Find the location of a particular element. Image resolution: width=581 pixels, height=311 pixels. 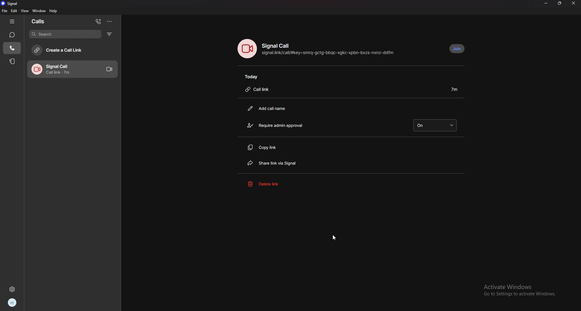

voice call is located at coordinates (247, 49).